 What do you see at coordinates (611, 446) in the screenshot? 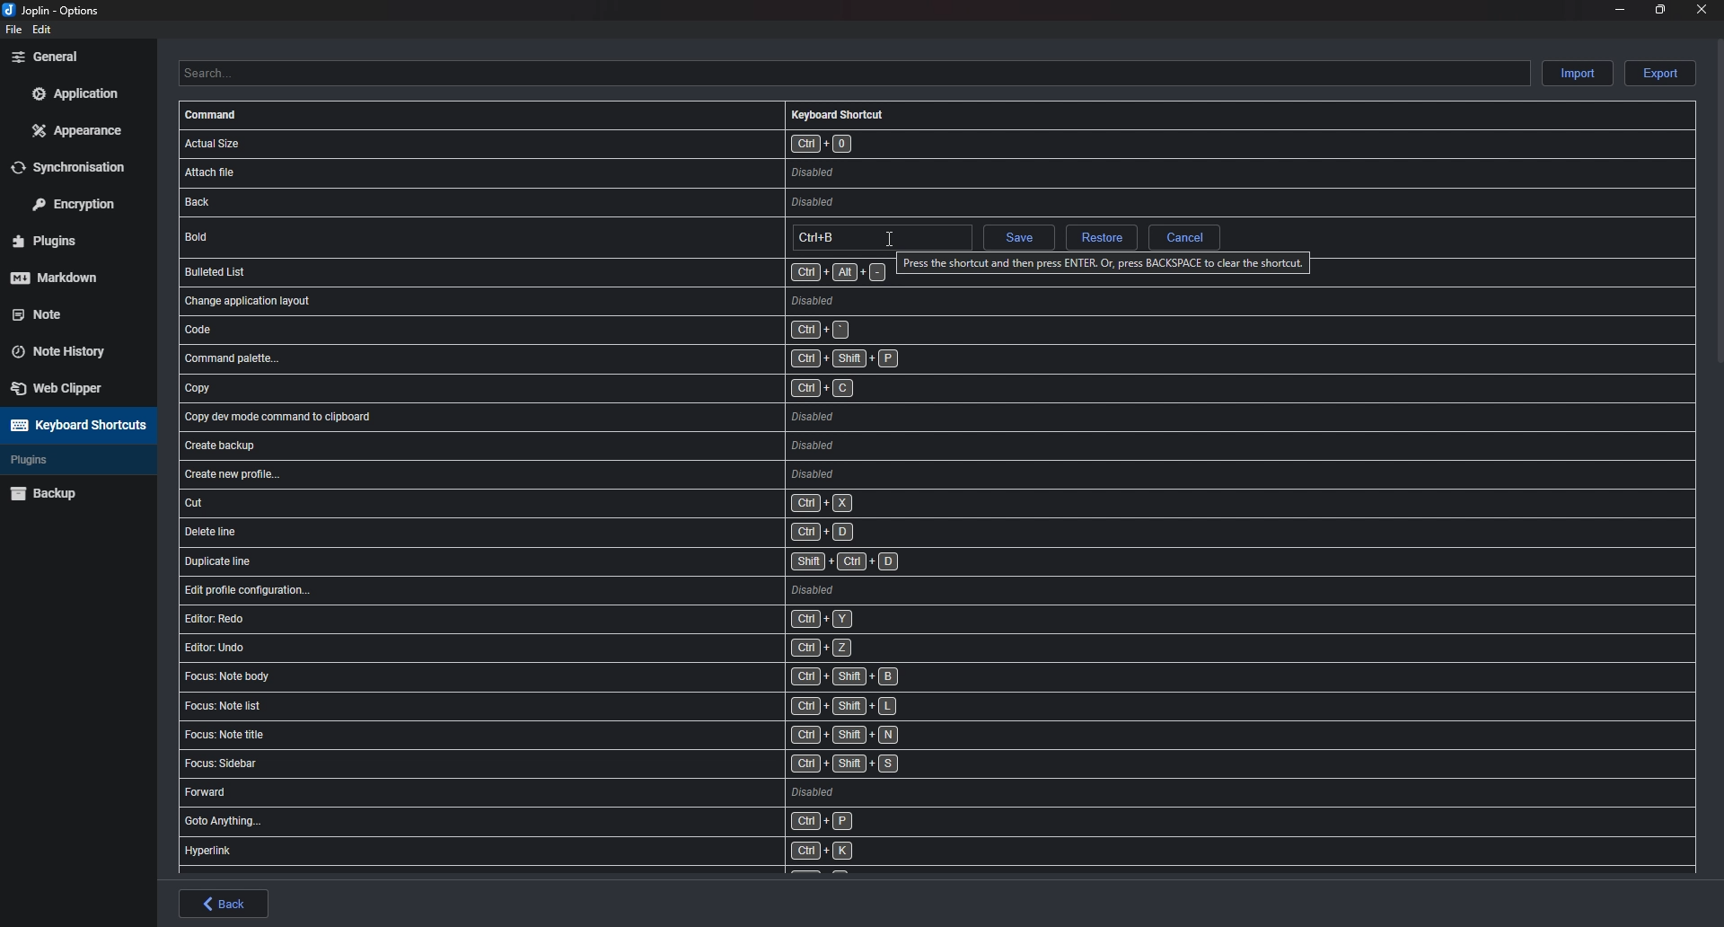
I see `shortcut` at bounding box center [611, 446].